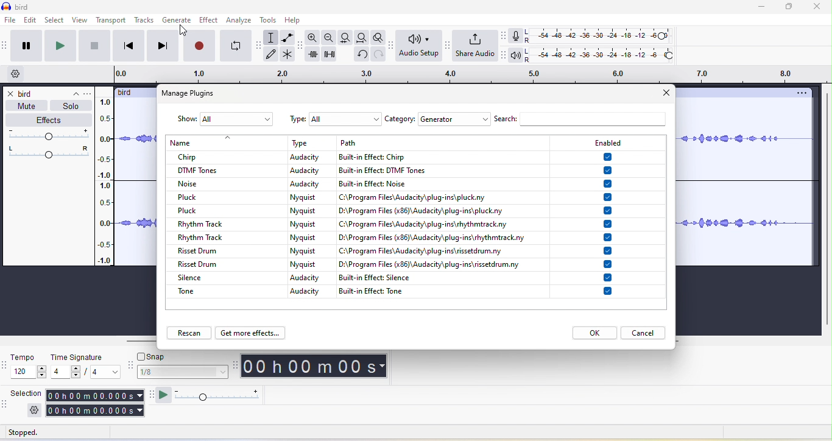 The height and width of the screenshot is (441, 832). Describe the element at coordinates (445, 48) in the screenshot. I see `audacity share audio toolbar` at that location.